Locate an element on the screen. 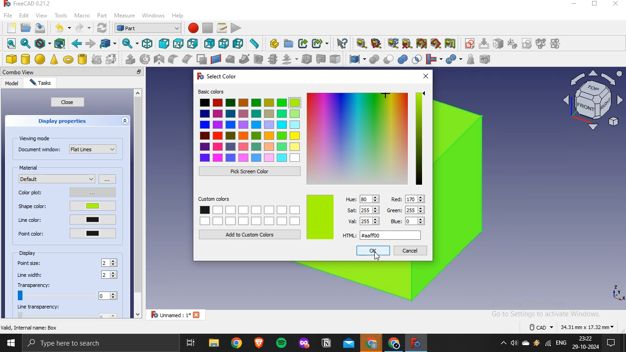 The width and height of the screenshot is (626, 352). cancel is located at coordinates (410, 250).